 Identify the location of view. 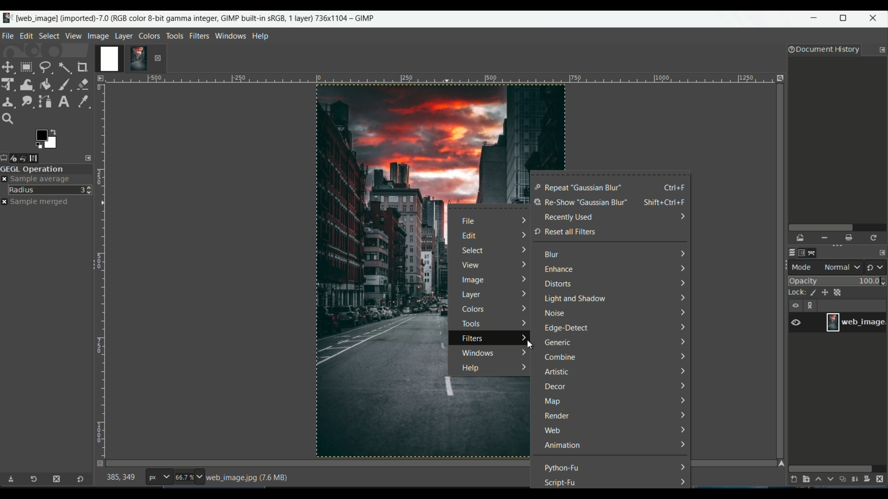
(469, 267).